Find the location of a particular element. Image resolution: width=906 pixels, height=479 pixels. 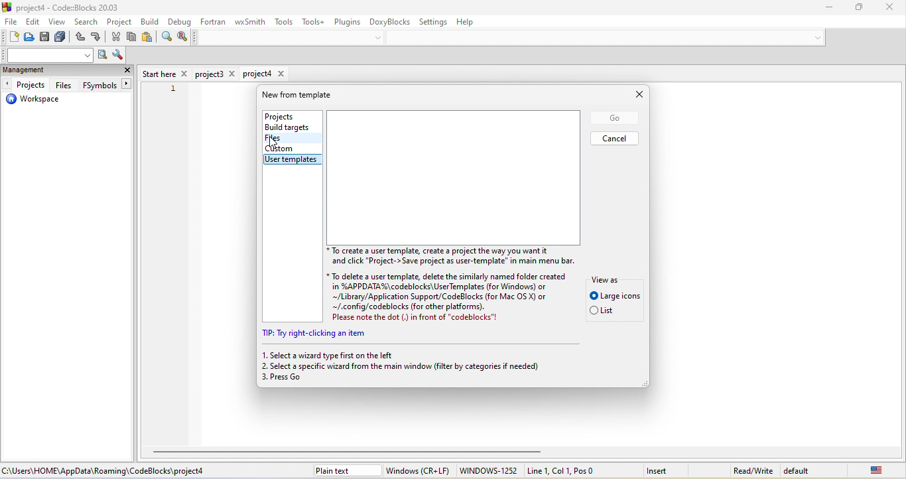

user templates is located at coordinates (294, 159).